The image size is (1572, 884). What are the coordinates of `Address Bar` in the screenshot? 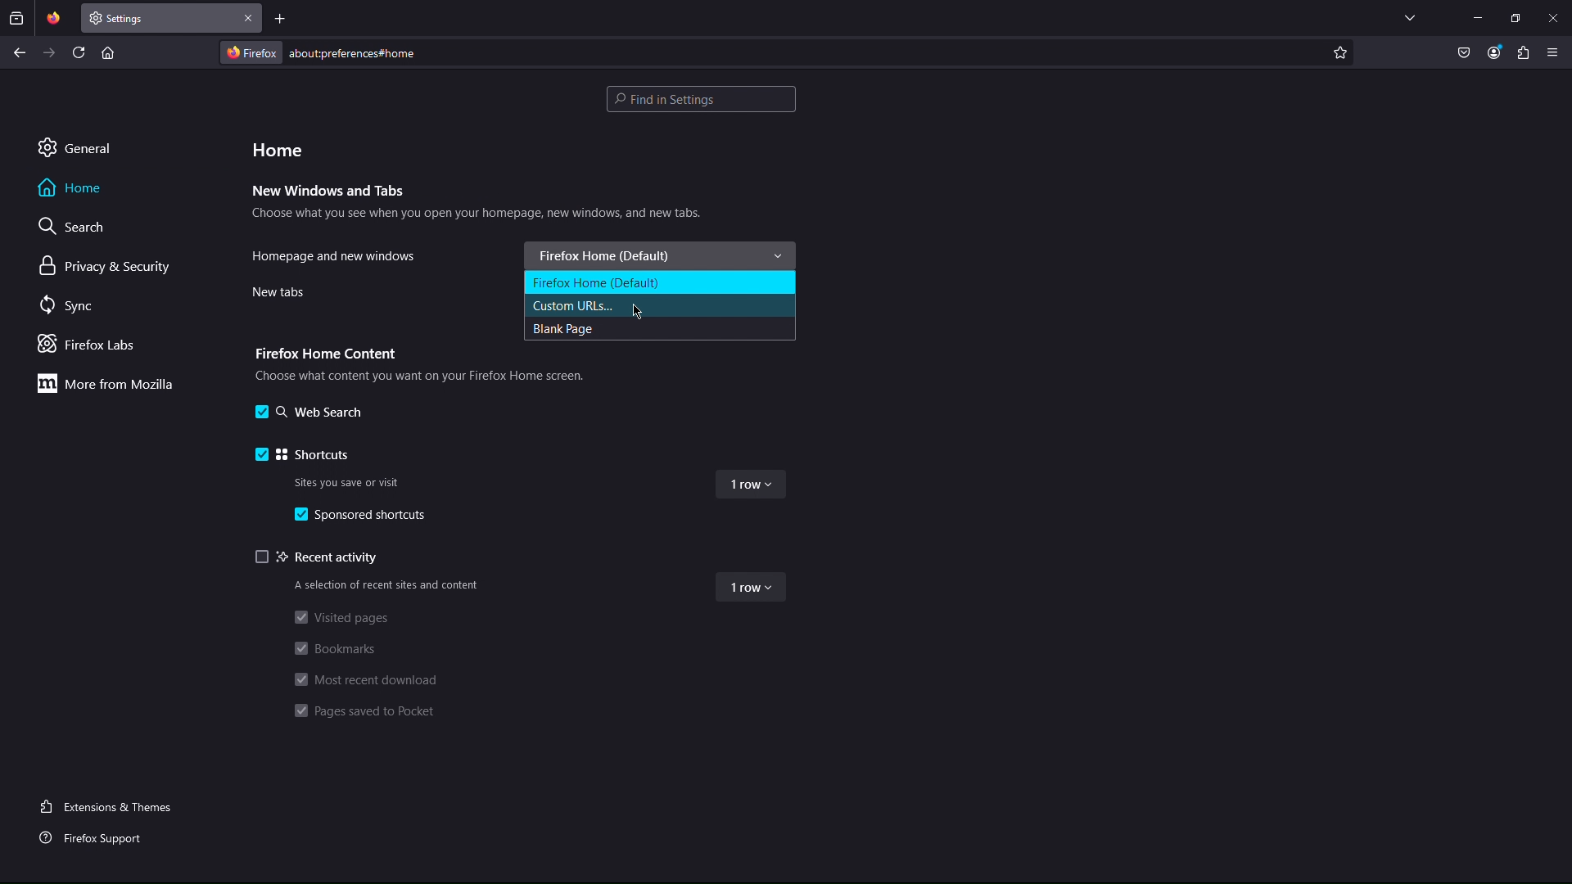 It's located at (773, 52).